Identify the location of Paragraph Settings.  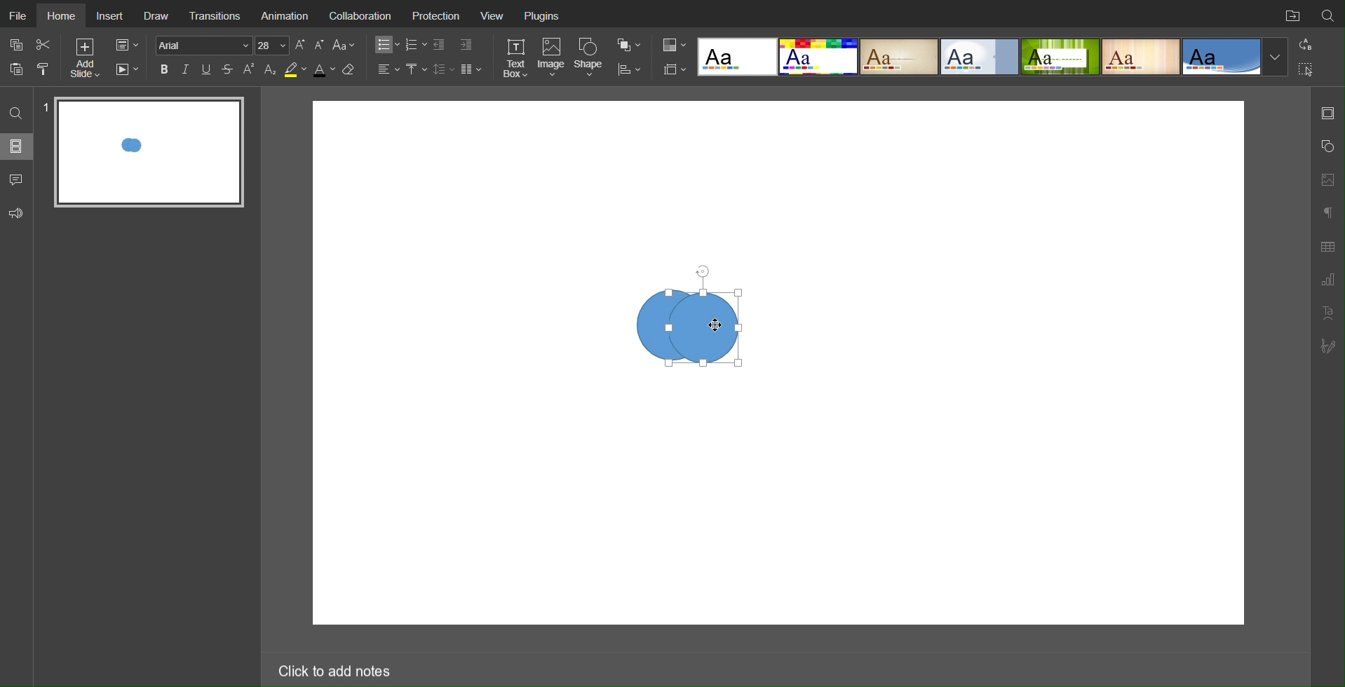
(1327, 280).